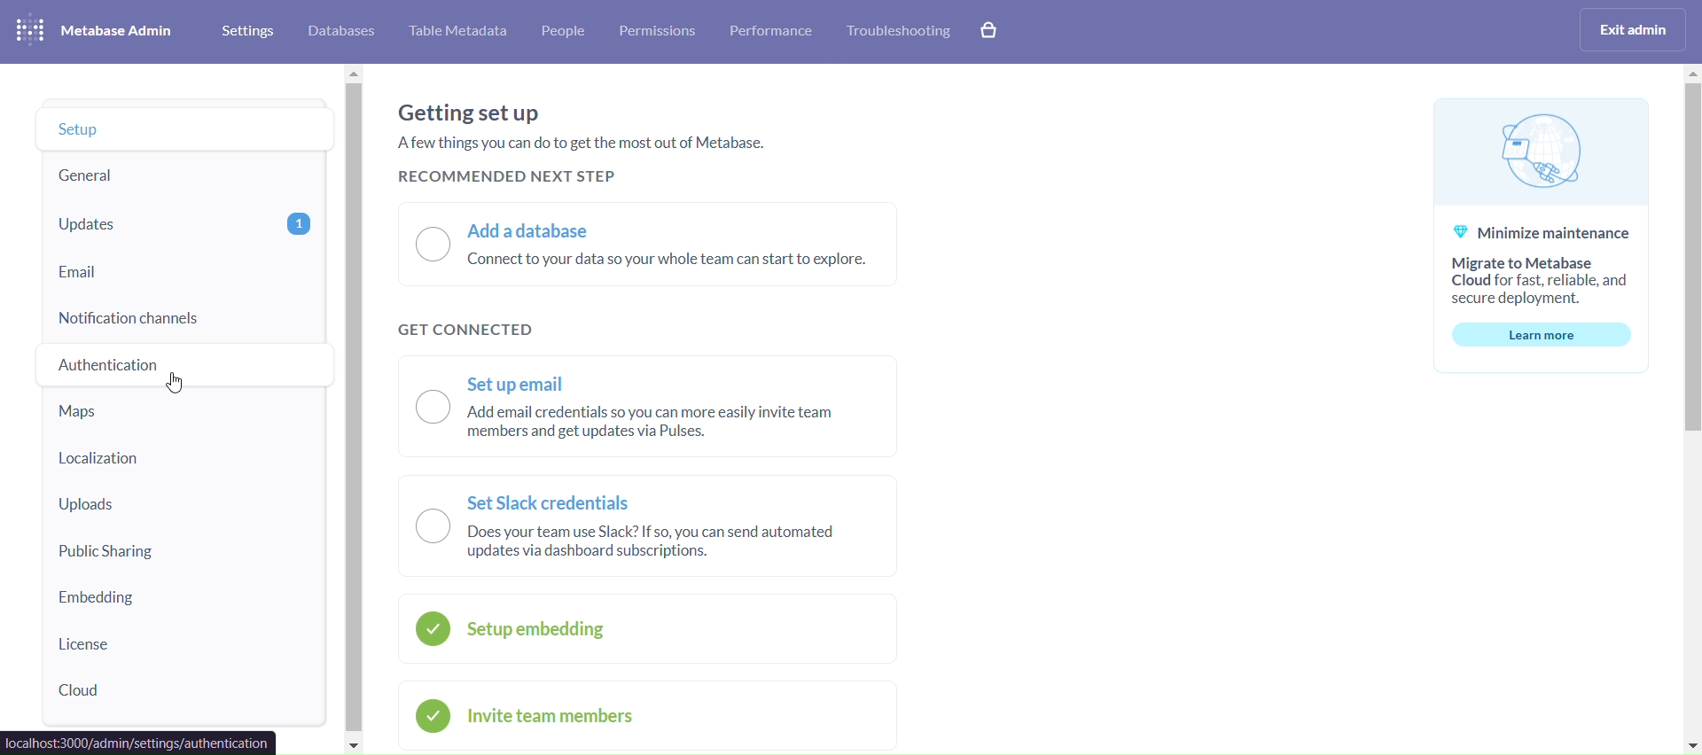 The height and width of the screenshot is (755, 1702). I want to click on license, so click(182, 643).